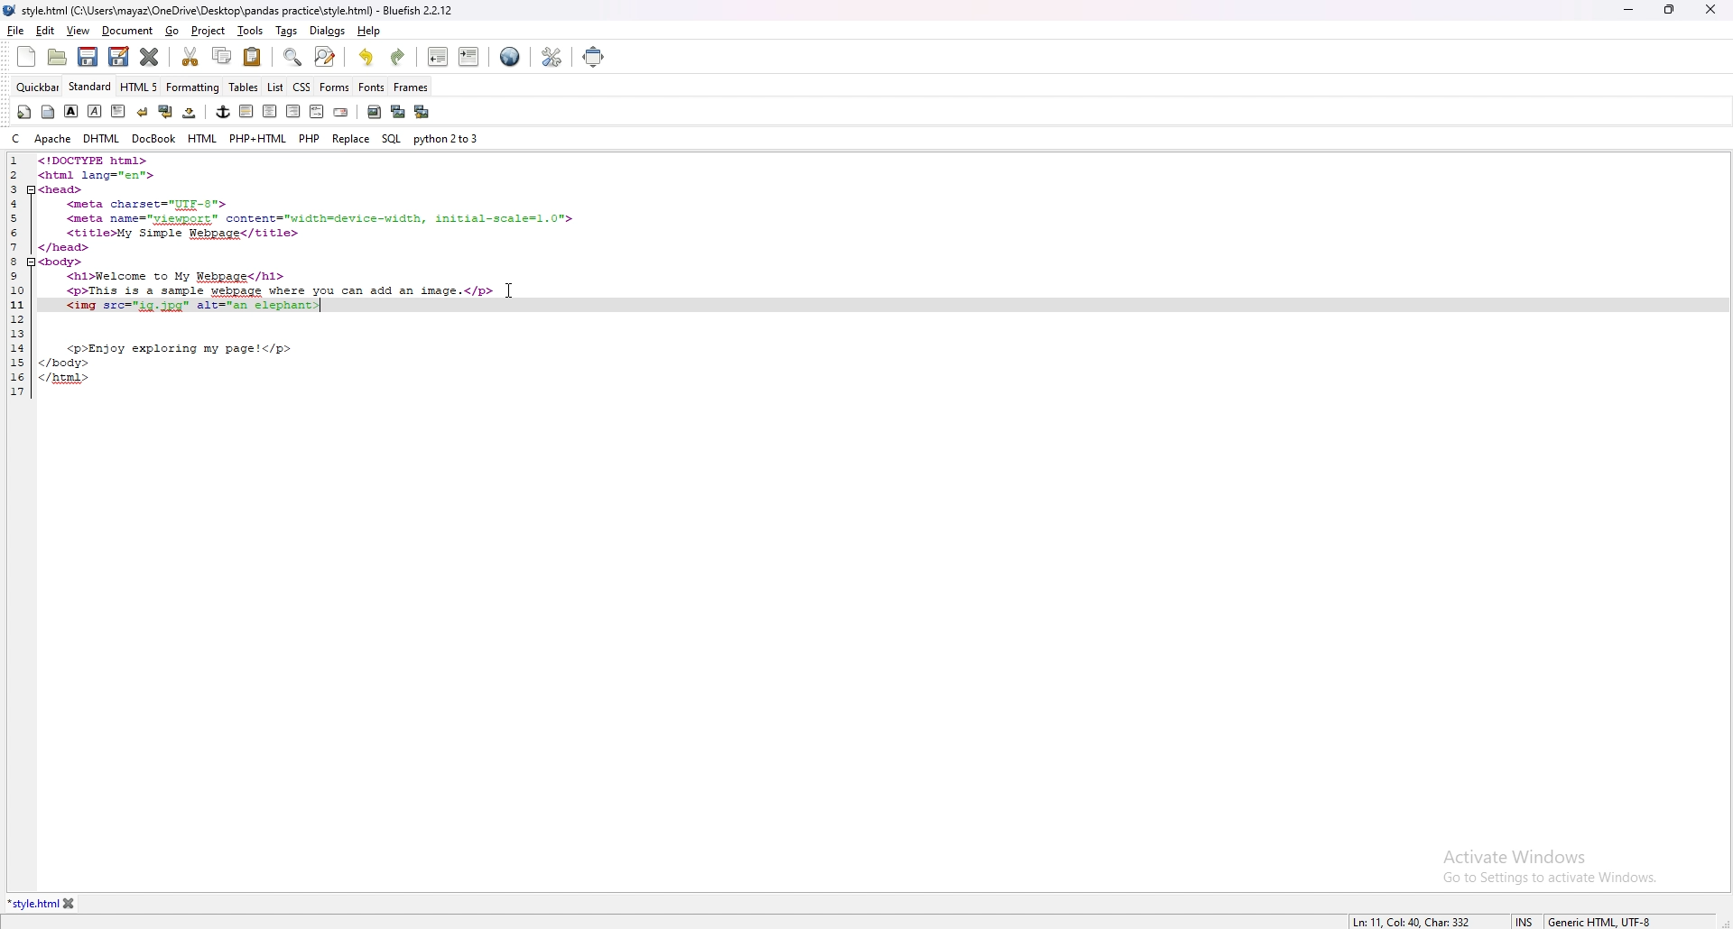 The width and height of the screenshot is (1733, 929). What do you see at coordinates (1515, 857) in the screenshot?
I see `Activate Windows` at bounding box center [1515, 857].